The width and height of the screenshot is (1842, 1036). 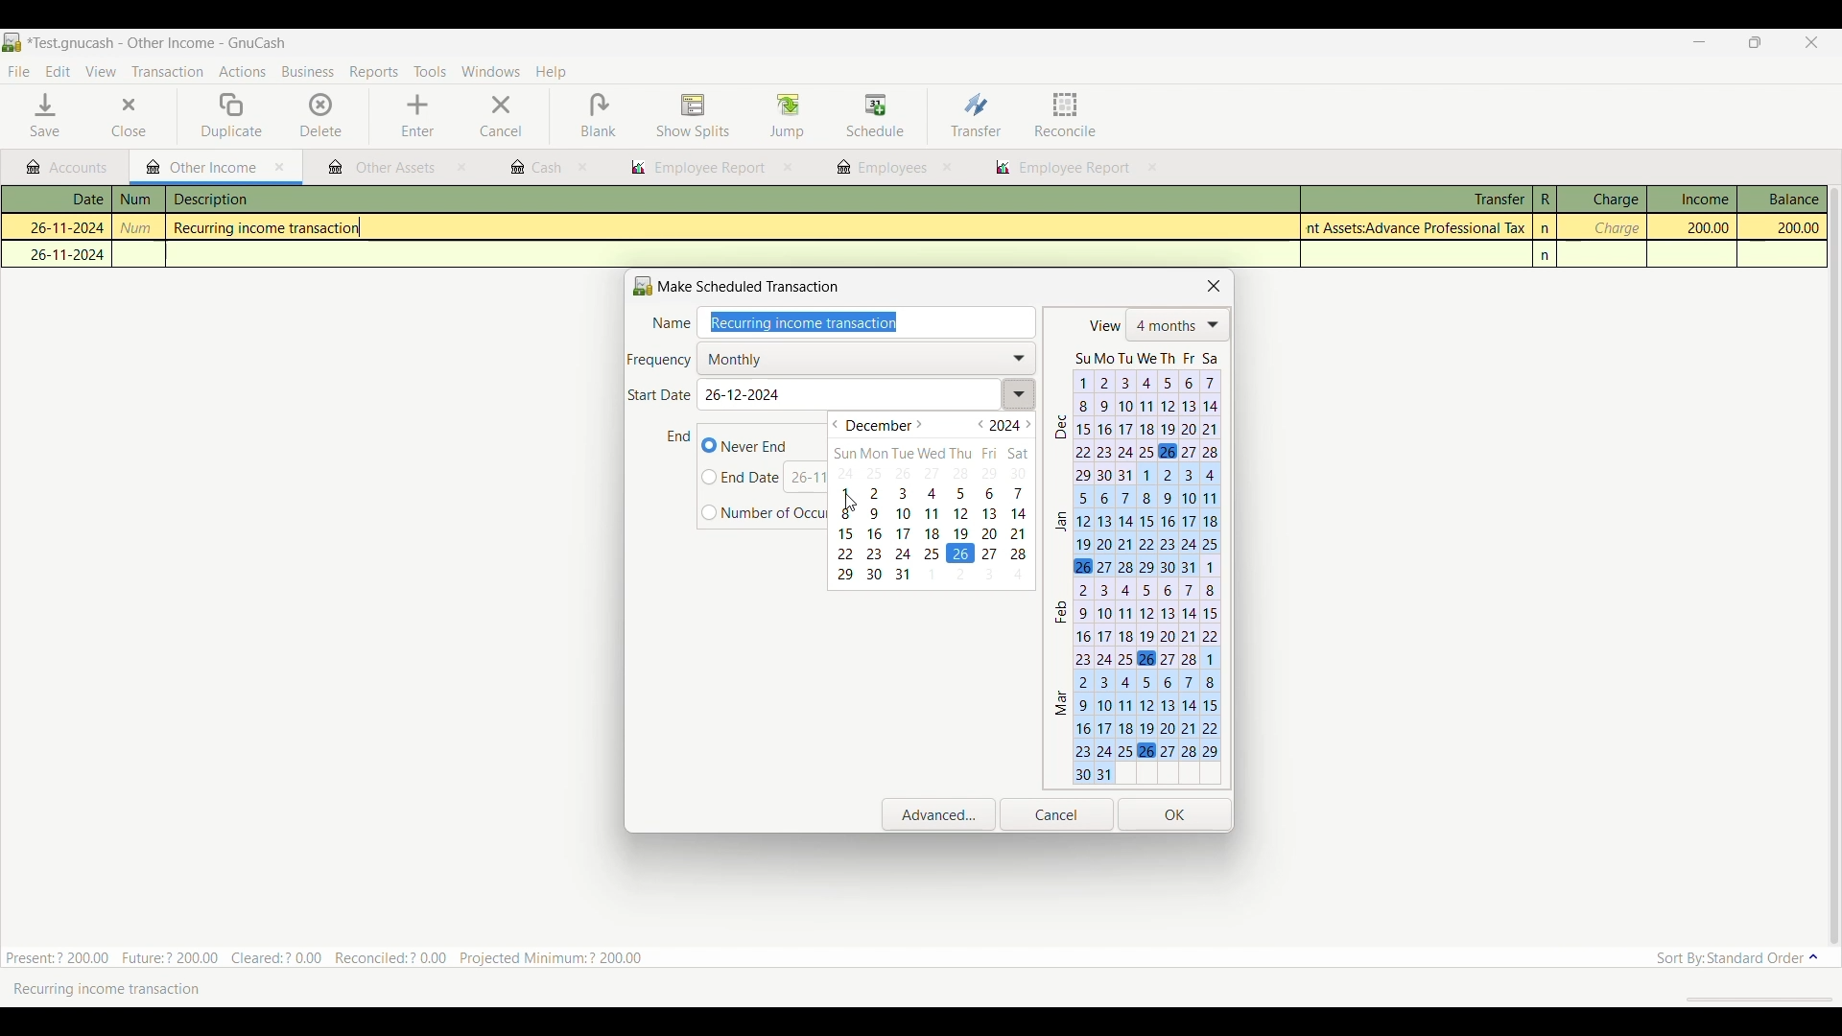 I want to click on close, so click(x=789, y=168).